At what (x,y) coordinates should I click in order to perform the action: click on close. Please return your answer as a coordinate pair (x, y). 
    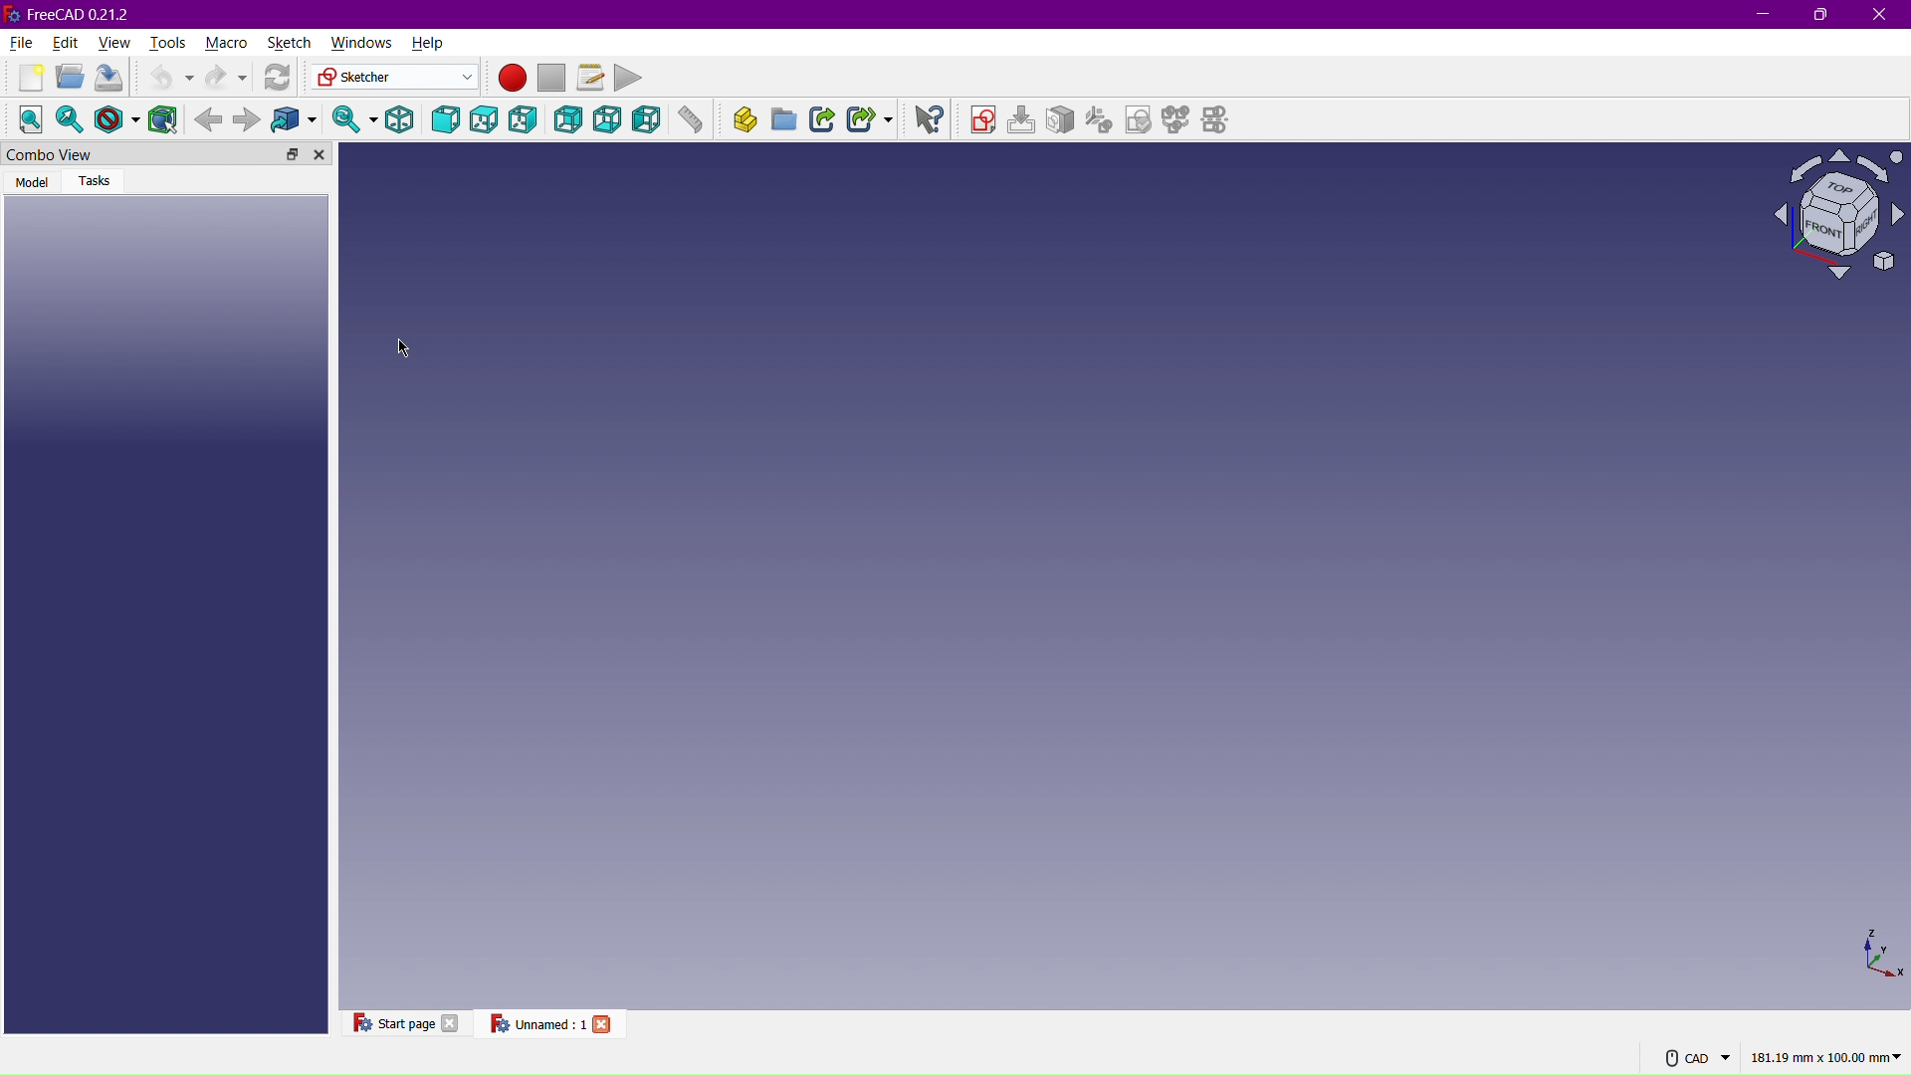
    Looking at the image, I should click on (603, 1023).